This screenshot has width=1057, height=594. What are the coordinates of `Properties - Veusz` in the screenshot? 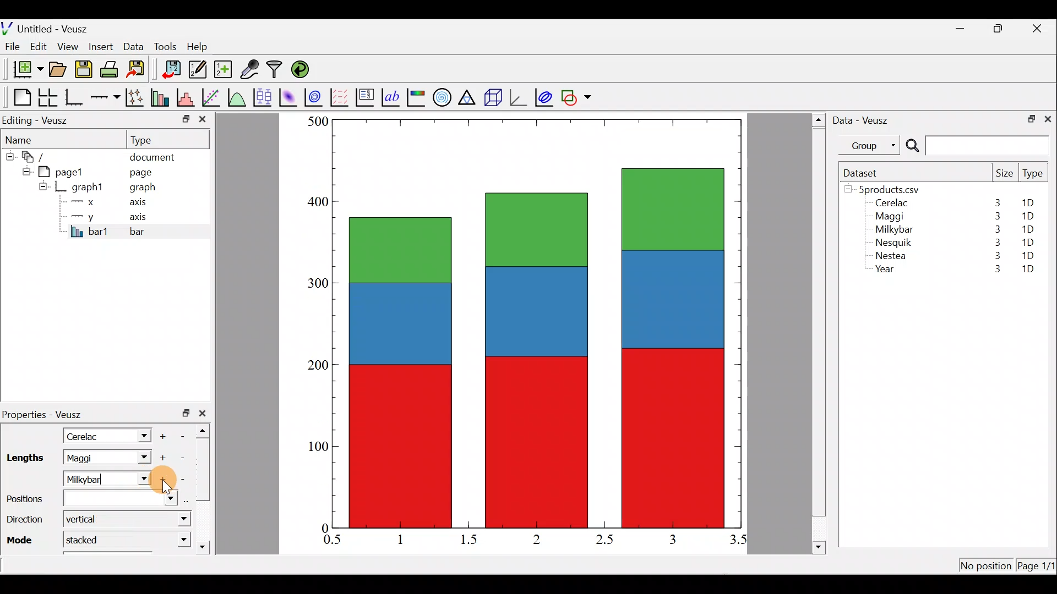 It's located at (47, 415).